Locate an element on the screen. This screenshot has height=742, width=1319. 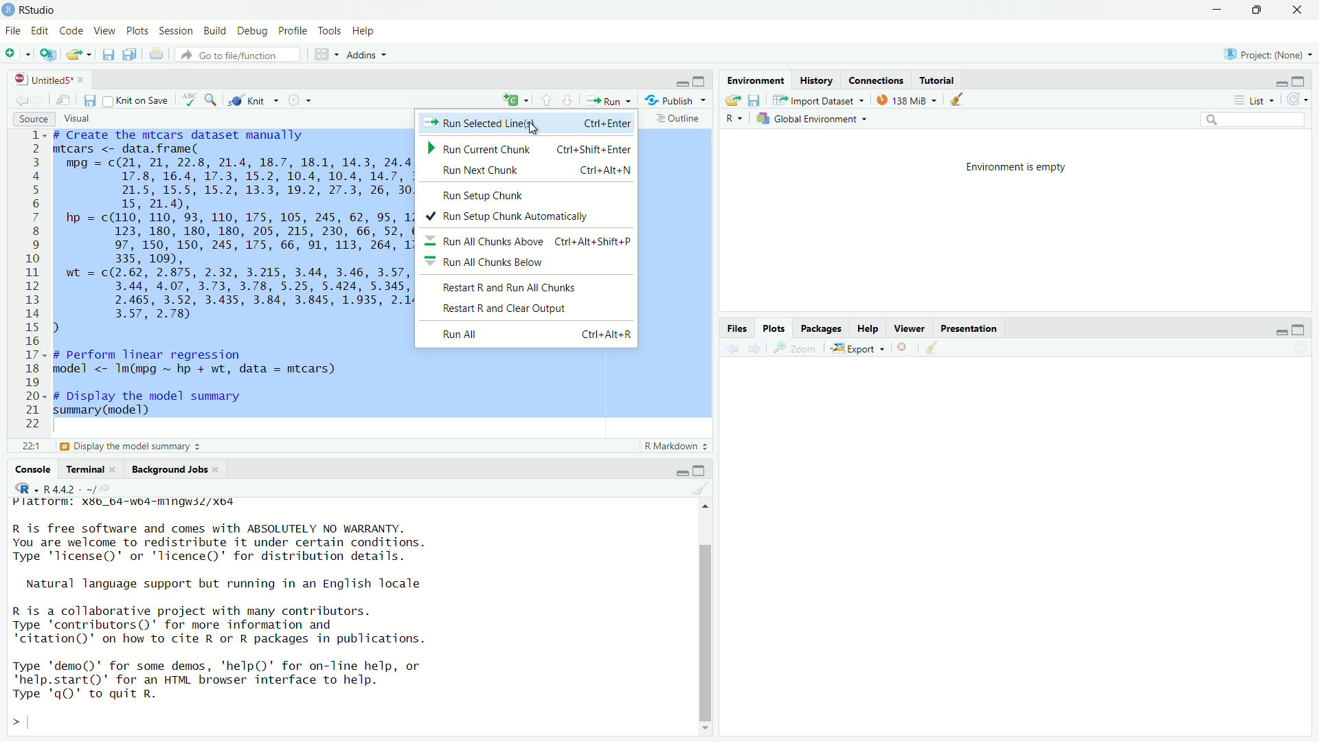
Publish is located at coordinates (669, 100).